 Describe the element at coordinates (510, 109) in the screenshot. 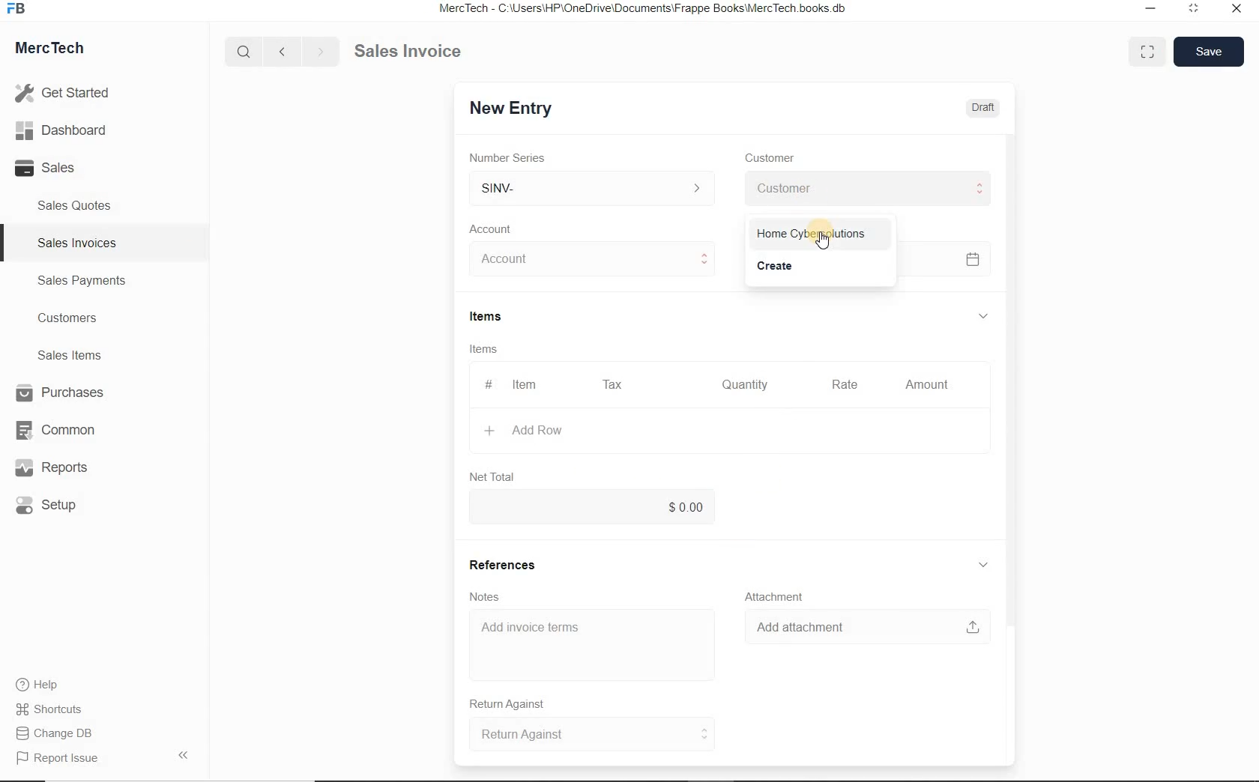

I see `New Entry` at that location.